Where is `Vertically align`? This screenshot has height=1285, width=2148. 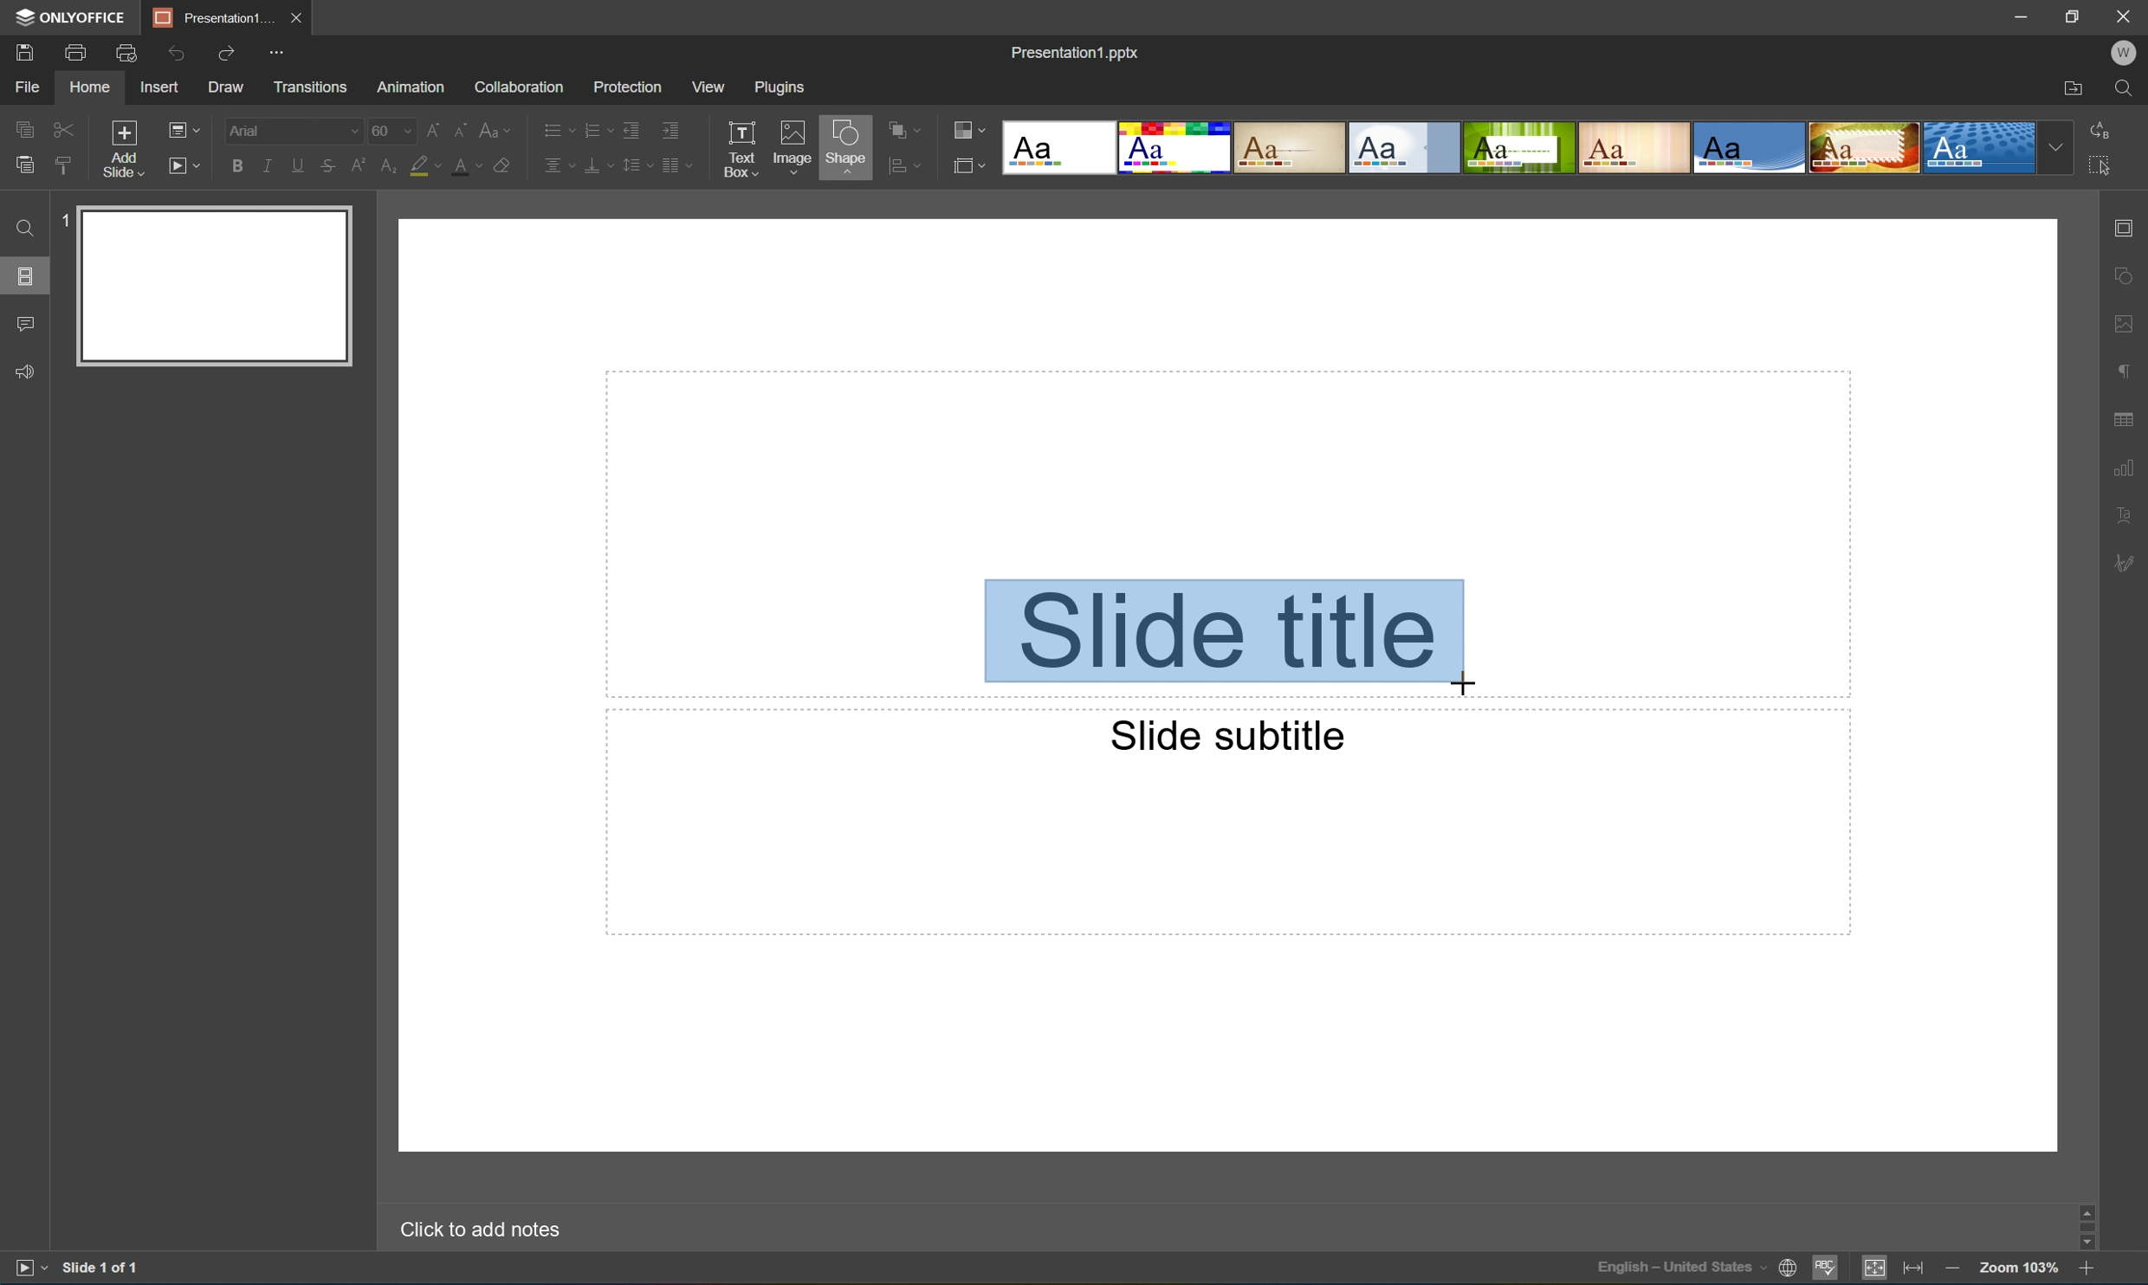
Vertically align is located at coordinates (596, 164).